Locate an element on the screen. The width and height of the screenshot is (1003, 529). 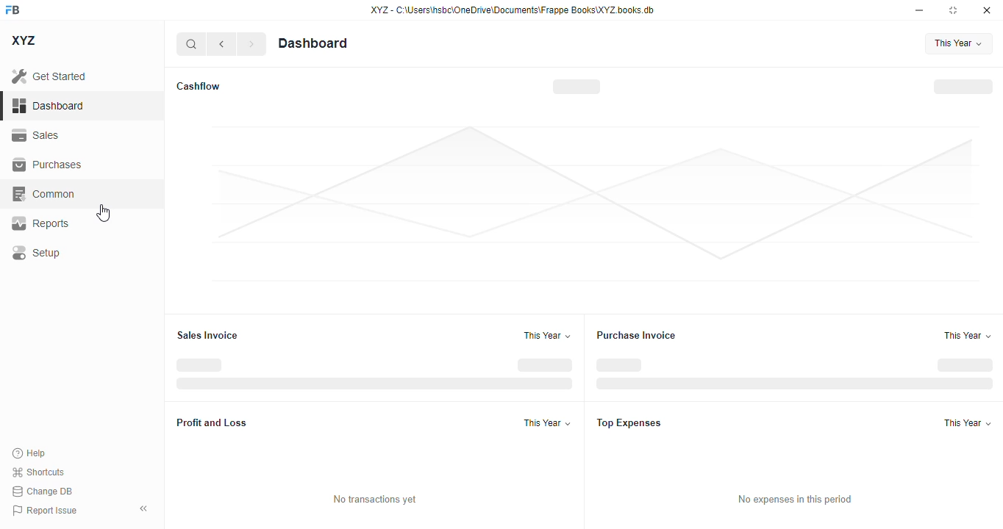
dashboard is located at coordinates (313, 43).